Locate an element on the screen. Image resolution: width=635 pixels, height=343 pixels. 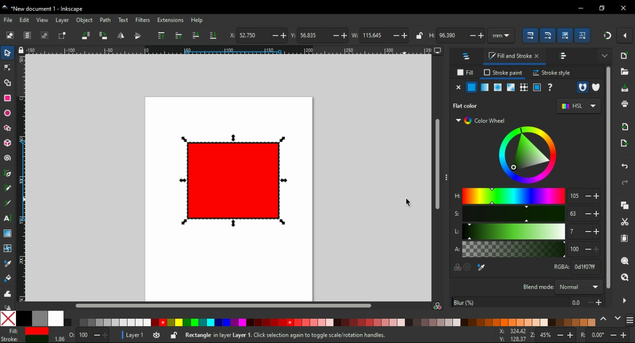
more settings is located at coordinates (605, 55).